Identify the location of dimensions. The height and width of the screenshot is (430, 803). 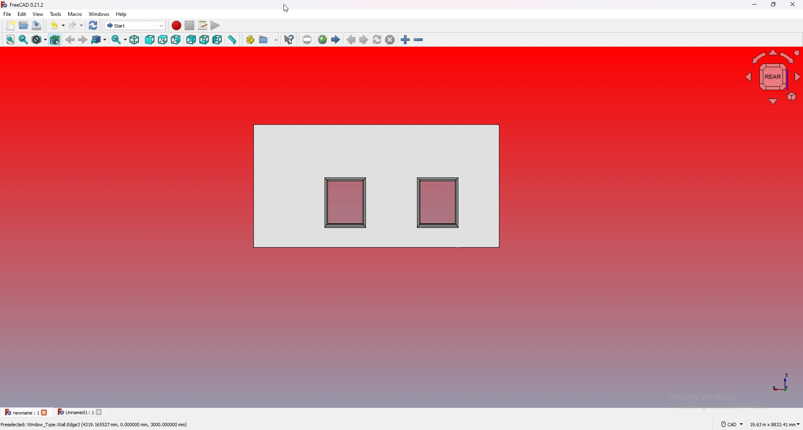
(775, 425).